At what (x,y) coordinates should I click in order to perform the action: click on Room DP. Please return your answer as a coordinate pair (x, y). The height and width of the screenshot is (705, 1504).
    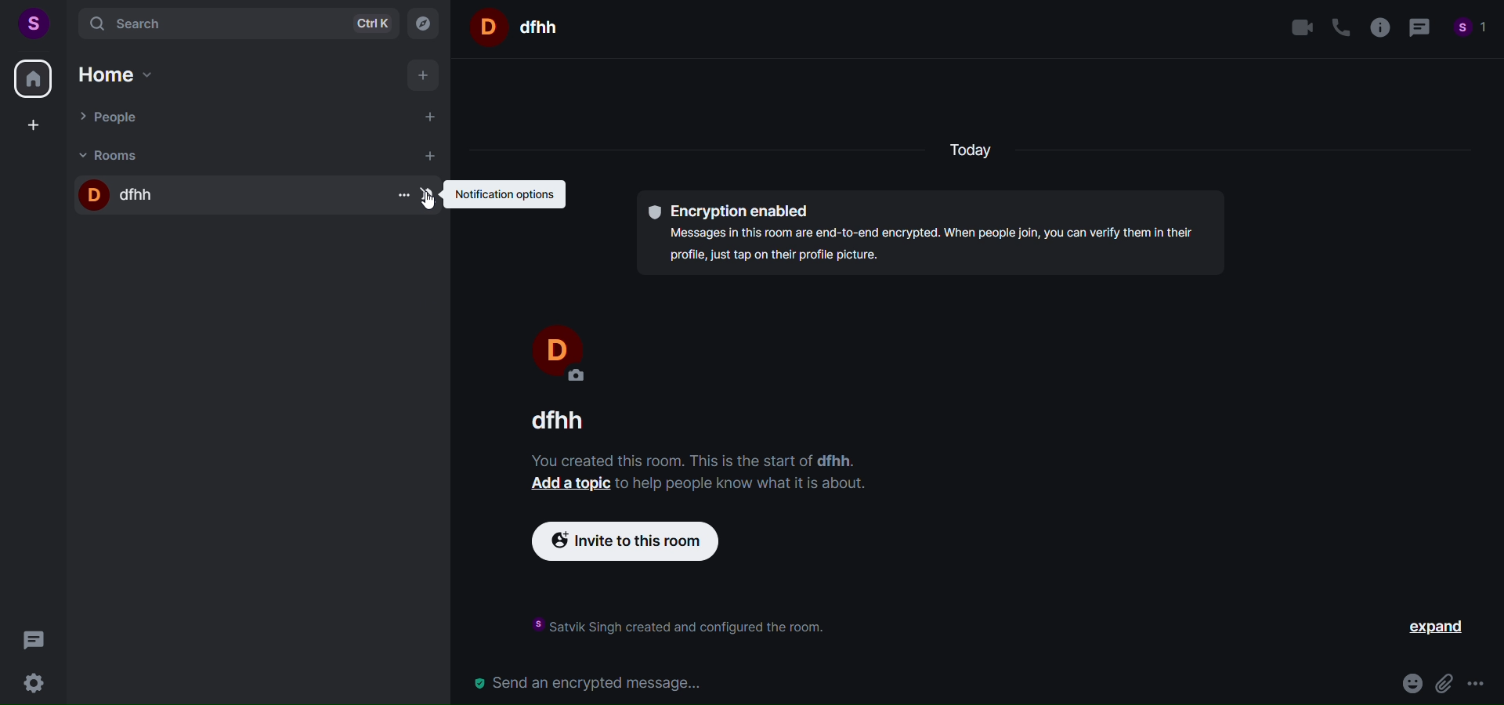
    Looking at the image, I should click on (485, 27).